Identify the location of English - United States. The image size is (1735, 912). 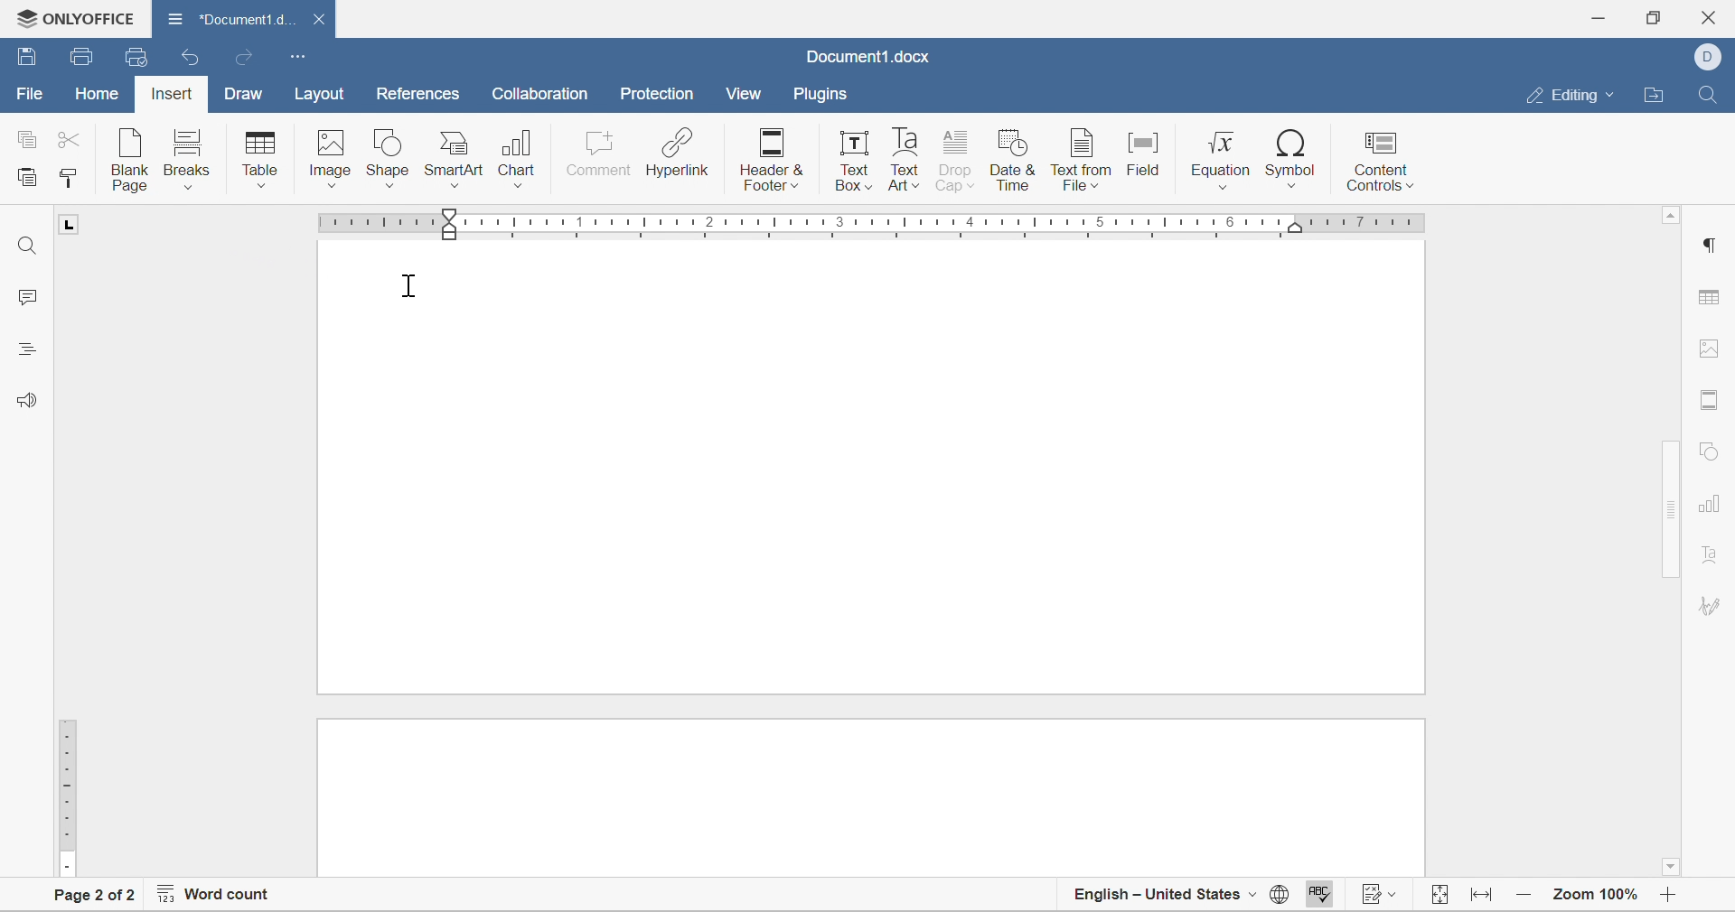
(1163, 899).